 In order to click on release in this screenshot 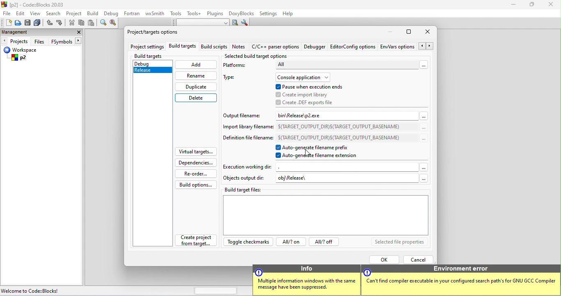, I will do `click(149, 70)`.